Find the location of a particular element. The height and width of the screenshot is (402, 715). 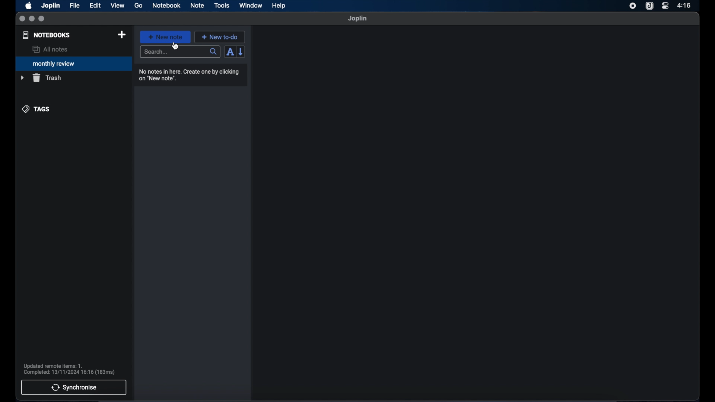

sort order field is located at coordinates (230, 52).